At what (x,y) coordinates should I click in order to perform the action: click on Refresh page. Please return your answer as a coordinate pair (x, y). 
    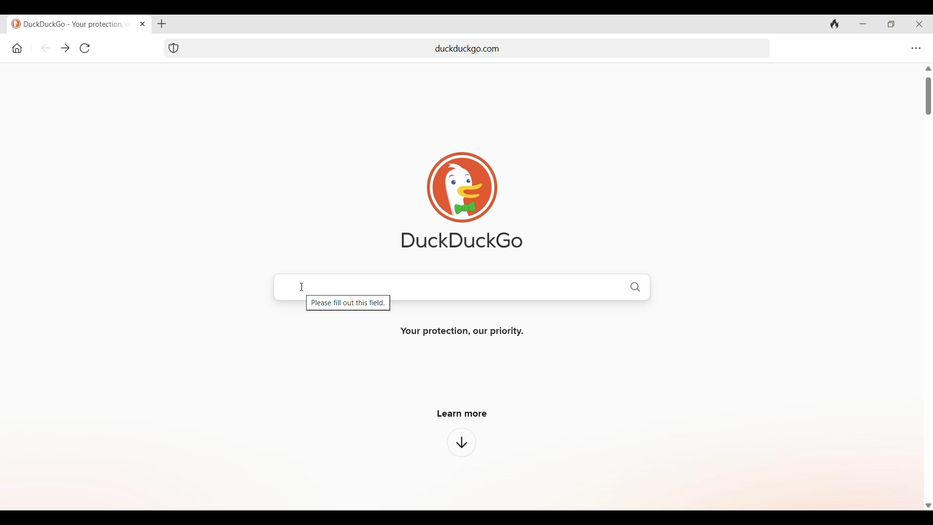
    Looking at the image, I should click on (85, 48).